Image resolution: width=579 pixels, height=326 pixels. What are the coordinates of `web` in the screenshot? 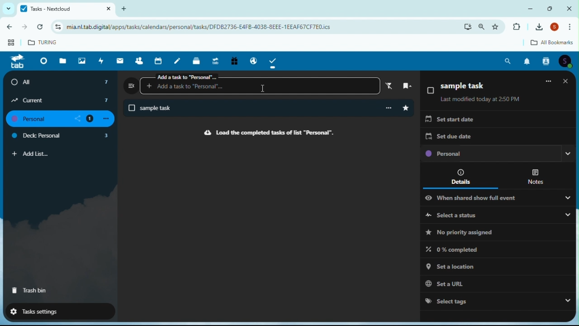 It's located at (9, 44).